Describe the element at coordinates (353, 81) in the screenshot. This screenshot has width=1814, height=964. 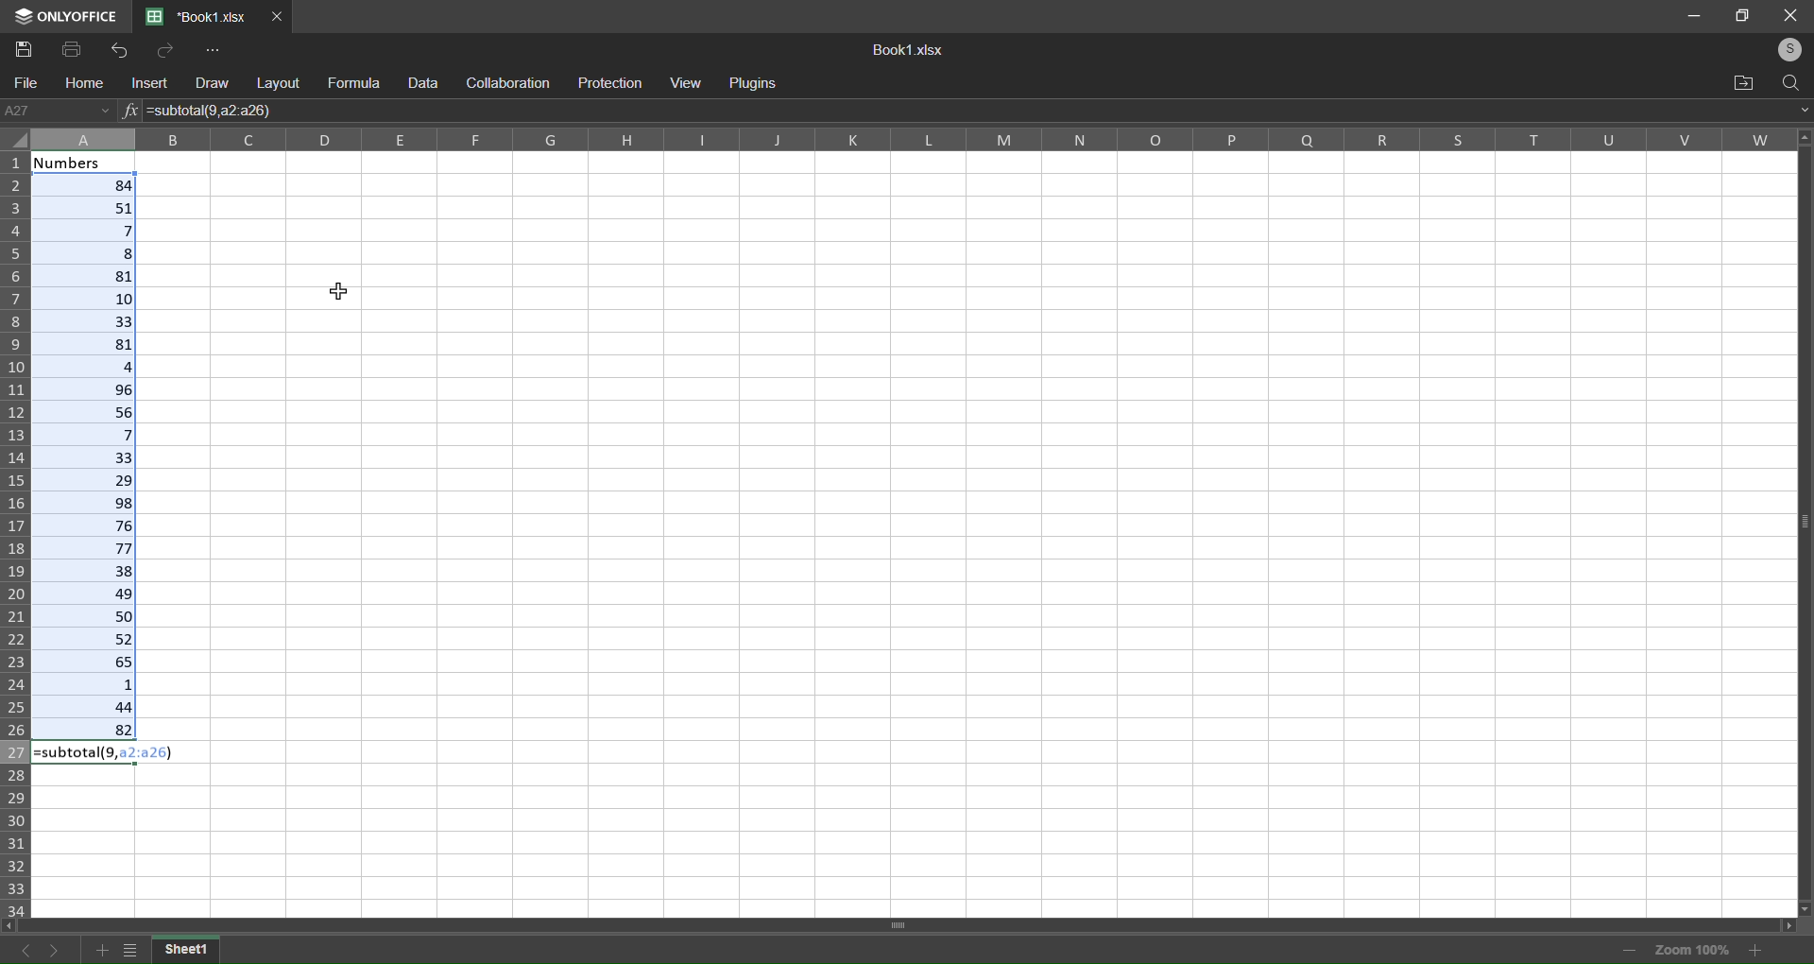
I see `formula` at that location.